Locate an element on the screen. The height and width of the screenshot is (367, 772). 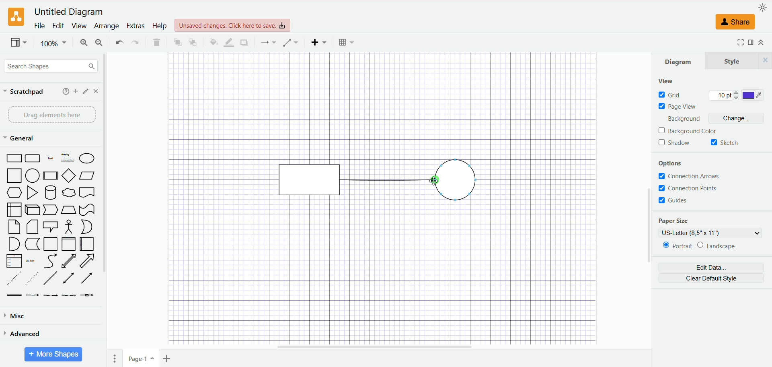
connection points is located at coordinates (687, 188).